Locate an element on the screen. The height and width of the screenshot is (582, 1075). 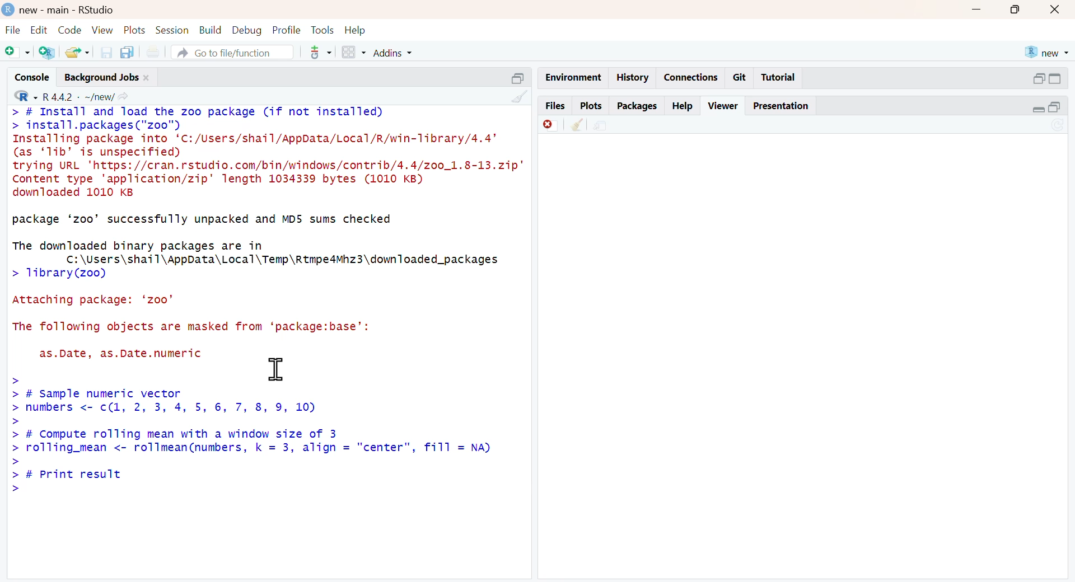
console is located at coordinates (33, 78).